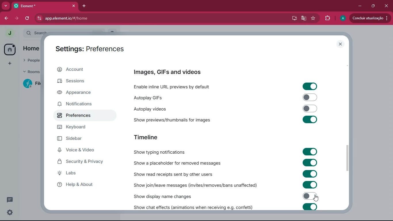 The height and width of the screenshot is (221, 393). Describe the element at coordinates (192, 207) in the screenshot. I see `show chat effects (animations when receiving e.g. confetti)` at that location.